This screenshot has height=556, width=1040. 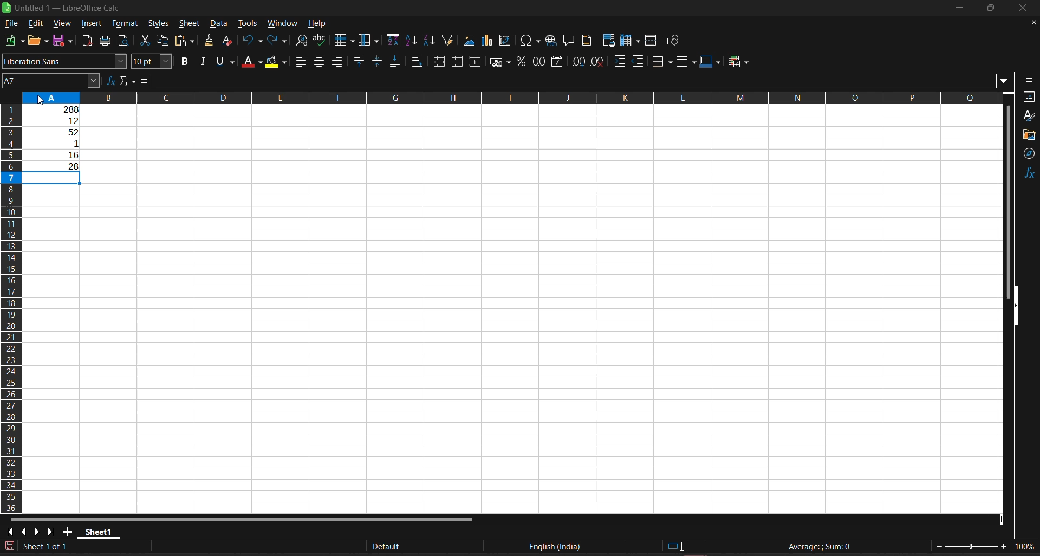 I want to click on increase indent, so click(x=620, y=62).